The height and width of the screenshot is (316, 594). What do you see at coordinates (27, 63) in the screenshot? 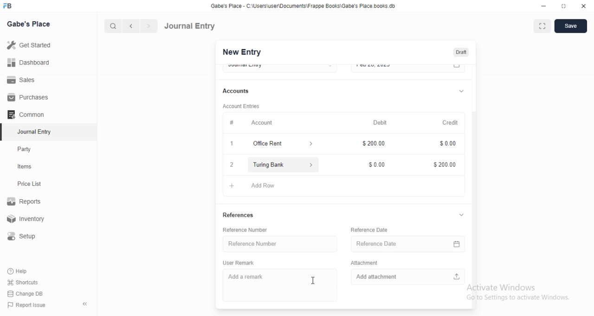
I see `Dashboard` at bounding box center [27, 63].